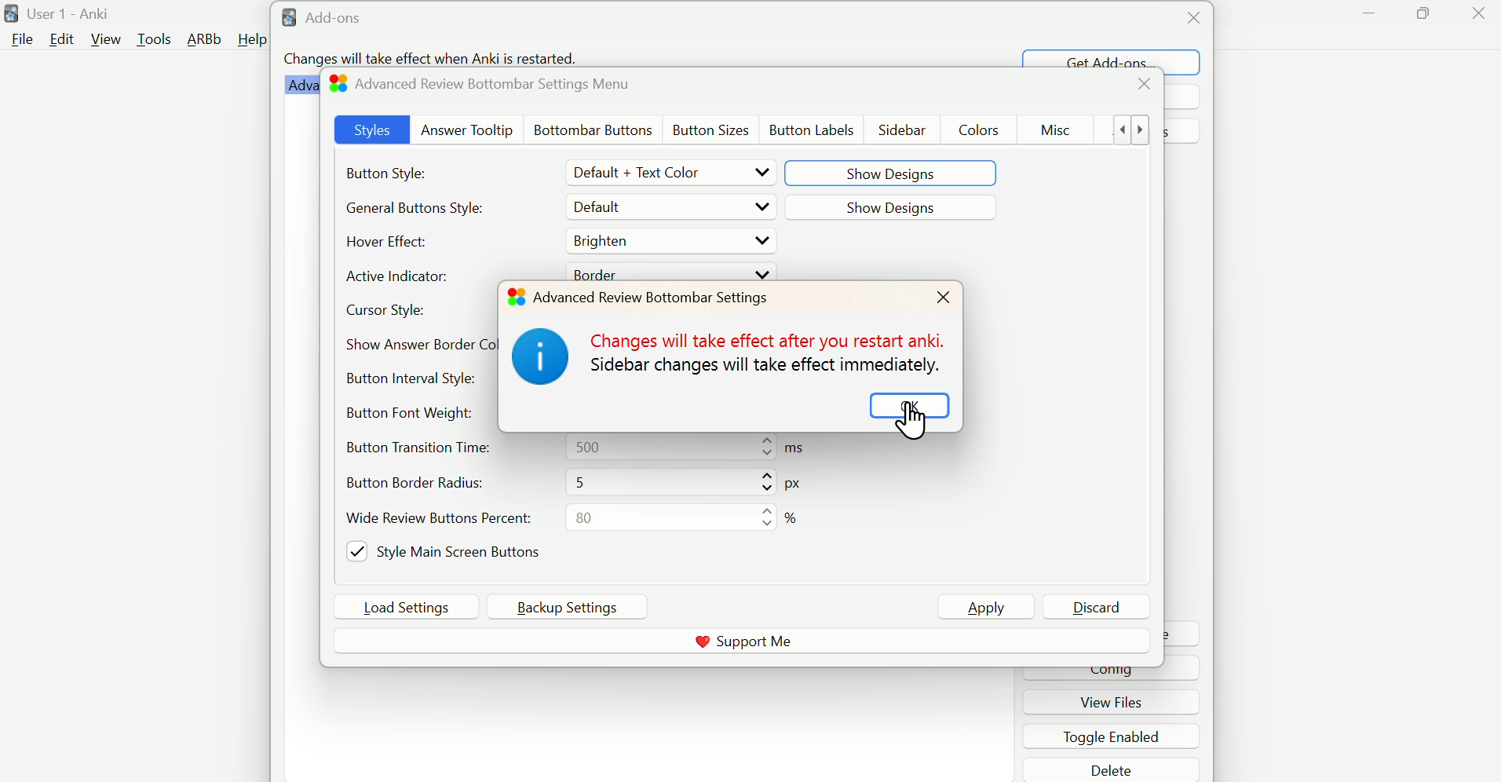 The image size is (1501, 782). What do you see at coordinates (983, 607) in the screenshot?
I see `Apply` at bounding box center [983, 607].